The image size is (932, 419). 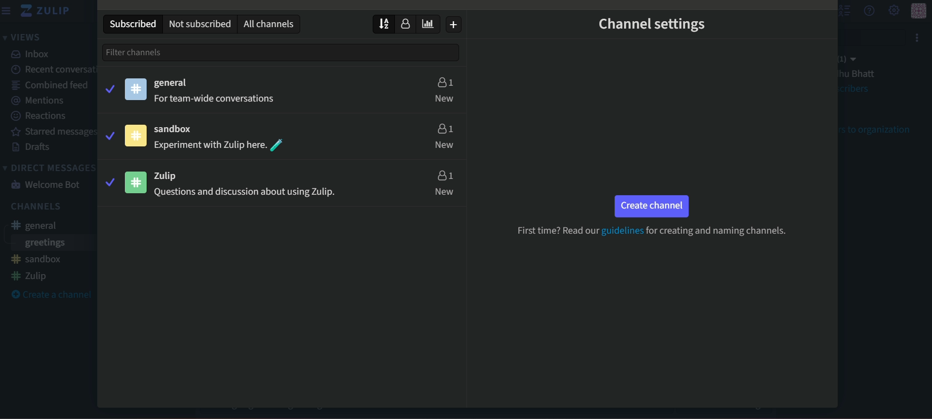 What do you see at coordinates (45, 12) in the screenshot?
I see `name and logo` at bounding box center [45, 12].